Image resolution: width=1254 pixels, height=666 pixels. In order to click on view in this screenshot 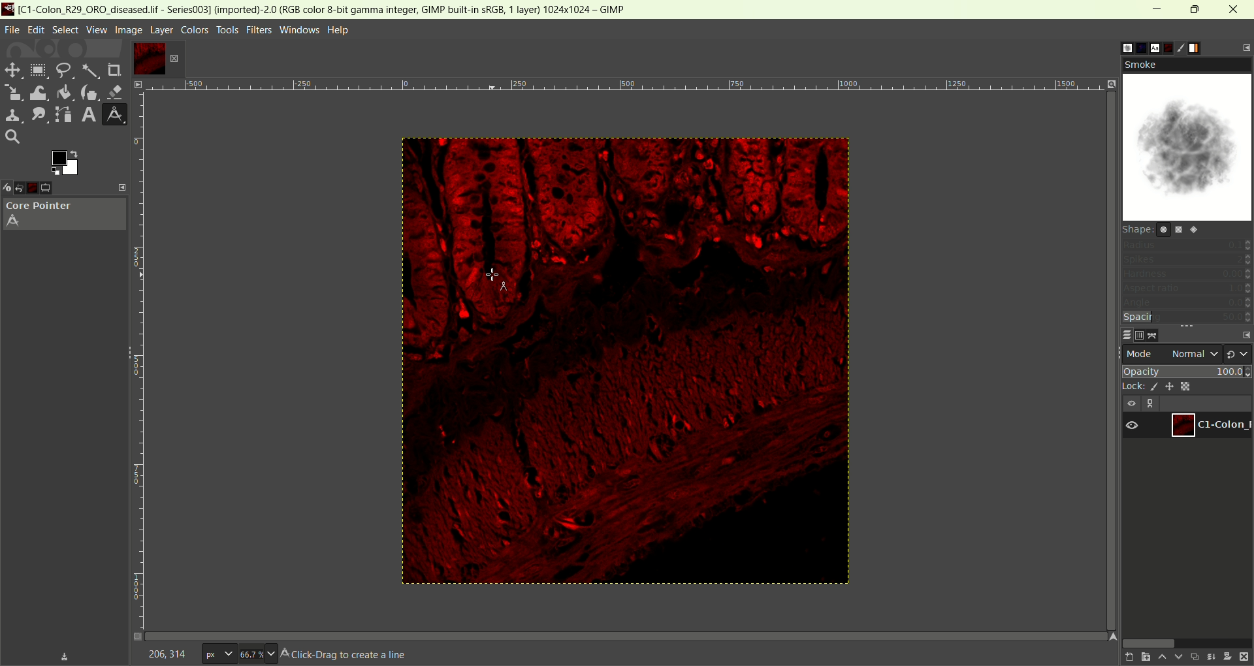, I will do `click(96, 29)`.